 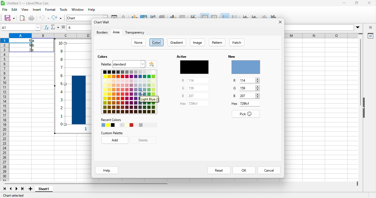 I want to click on cursor, so click(x=143, y=93).